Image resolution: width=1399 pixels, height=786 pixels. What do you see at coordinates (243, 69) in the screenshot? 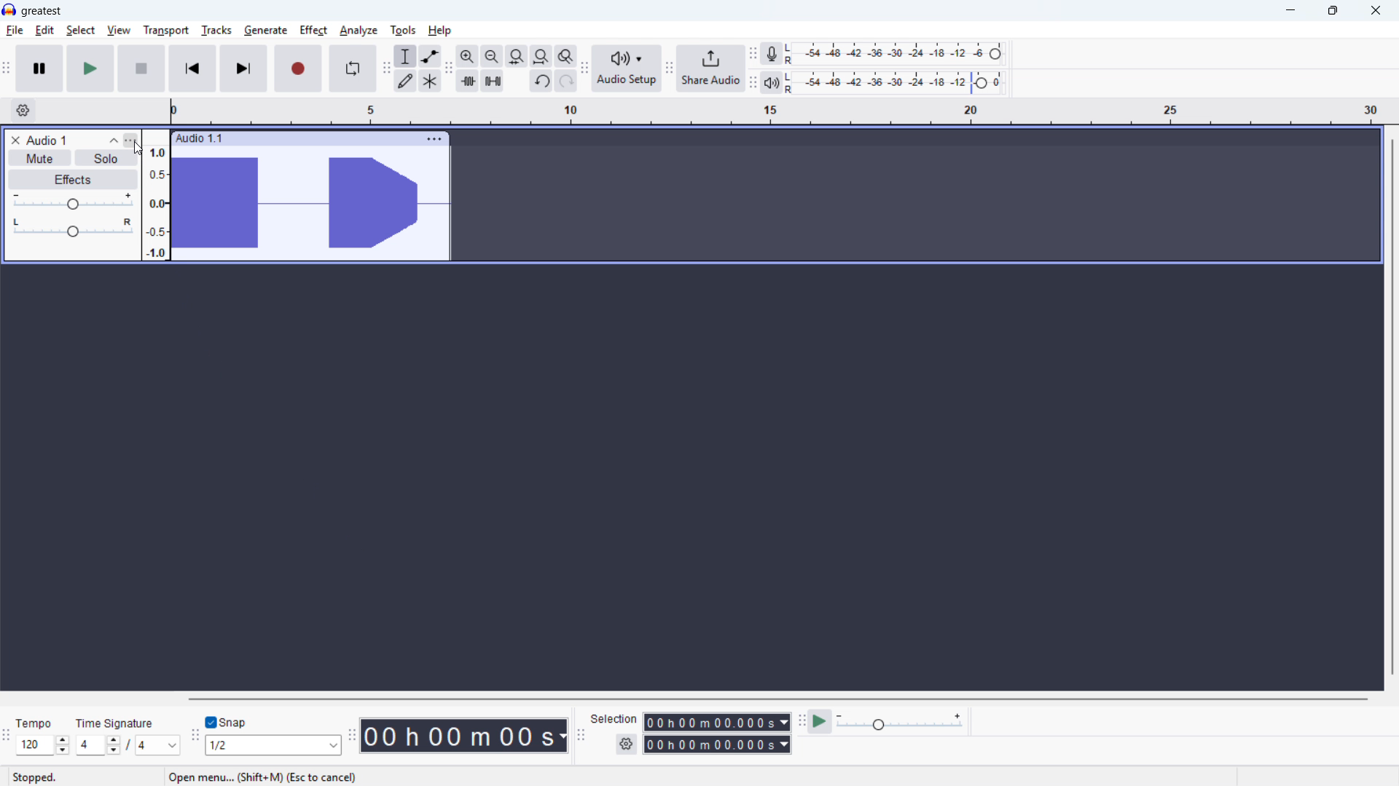
I see `Skip to end ` at bounding box center [243, 69].